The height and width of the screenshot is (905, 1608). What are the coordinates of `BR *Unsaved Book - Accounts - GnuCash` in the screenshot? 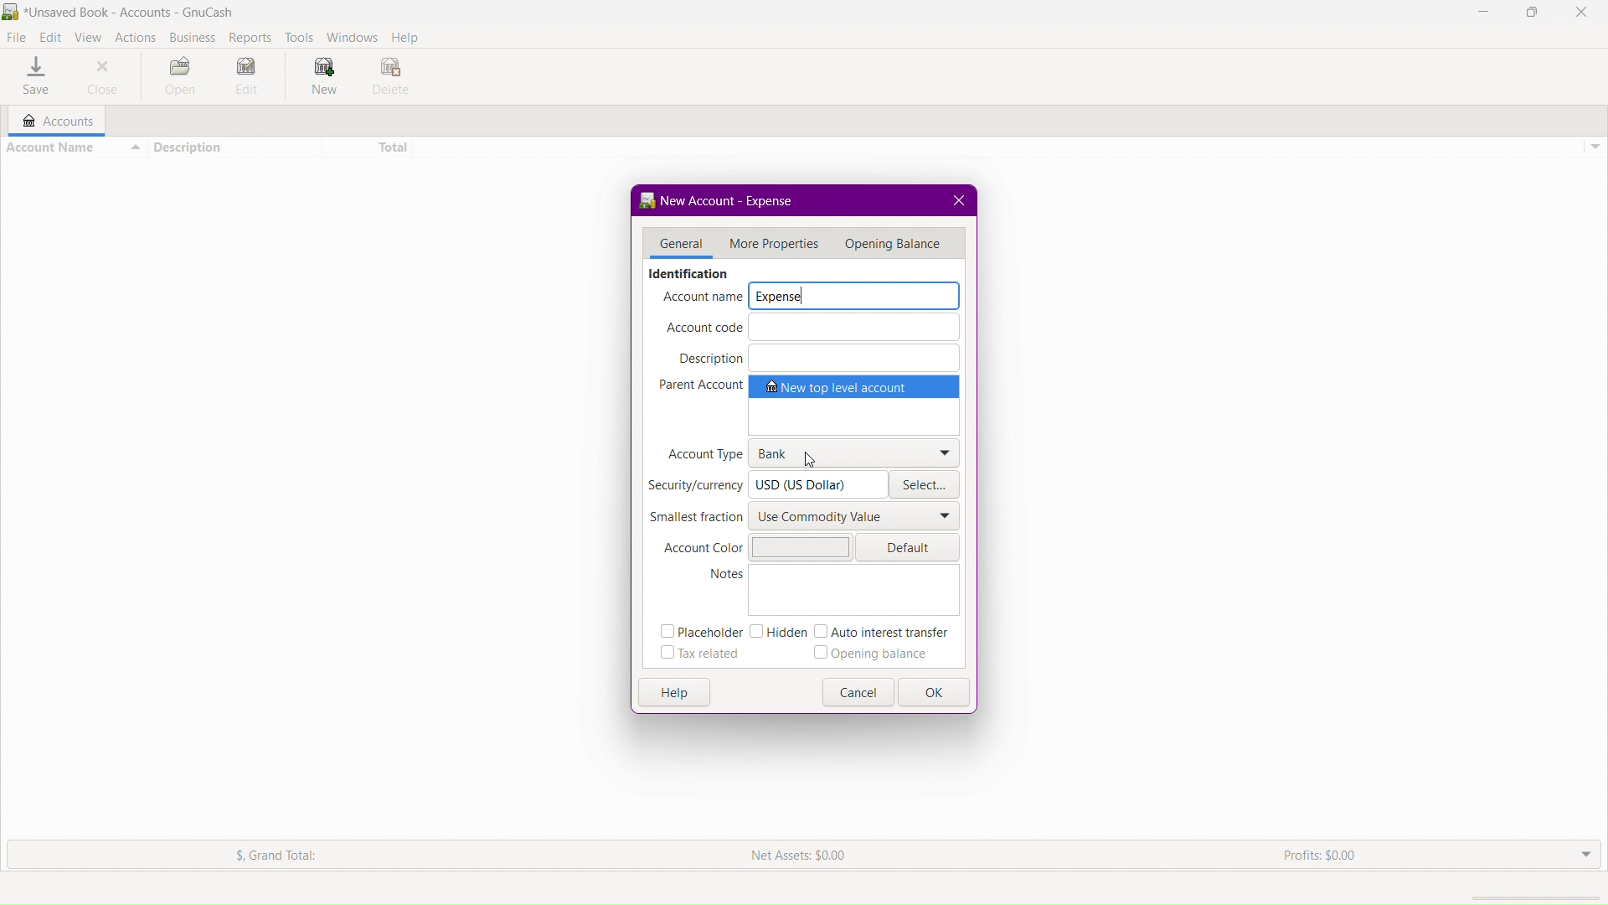 It's located at (125, 11).